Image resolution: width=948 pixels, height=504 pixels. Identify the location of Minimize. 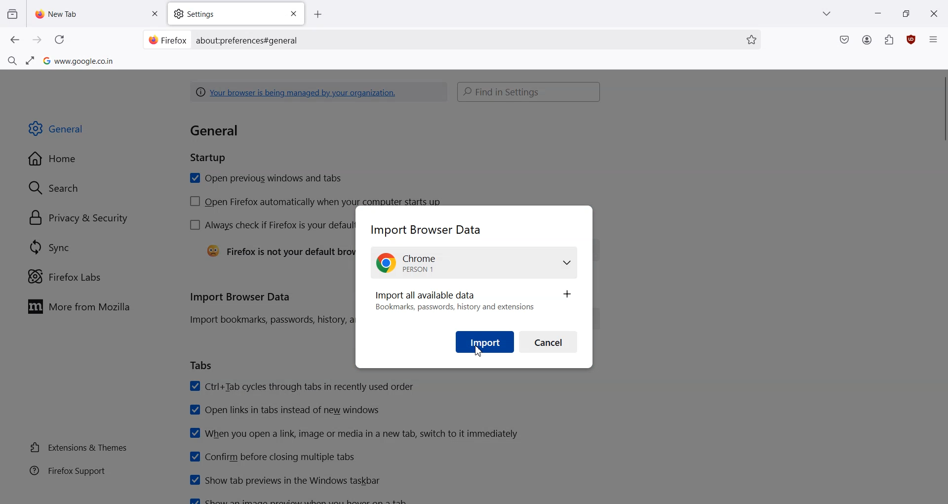
(878, 12).